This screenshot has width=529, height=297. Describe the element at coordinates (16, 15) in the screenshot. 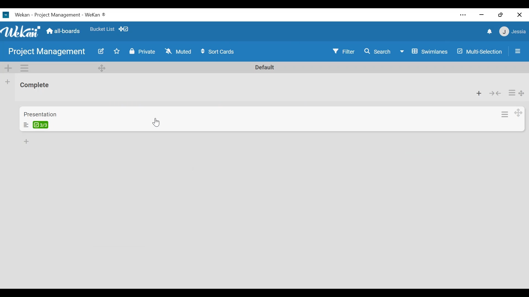

I see `Wekan Desktop icon` at that location.